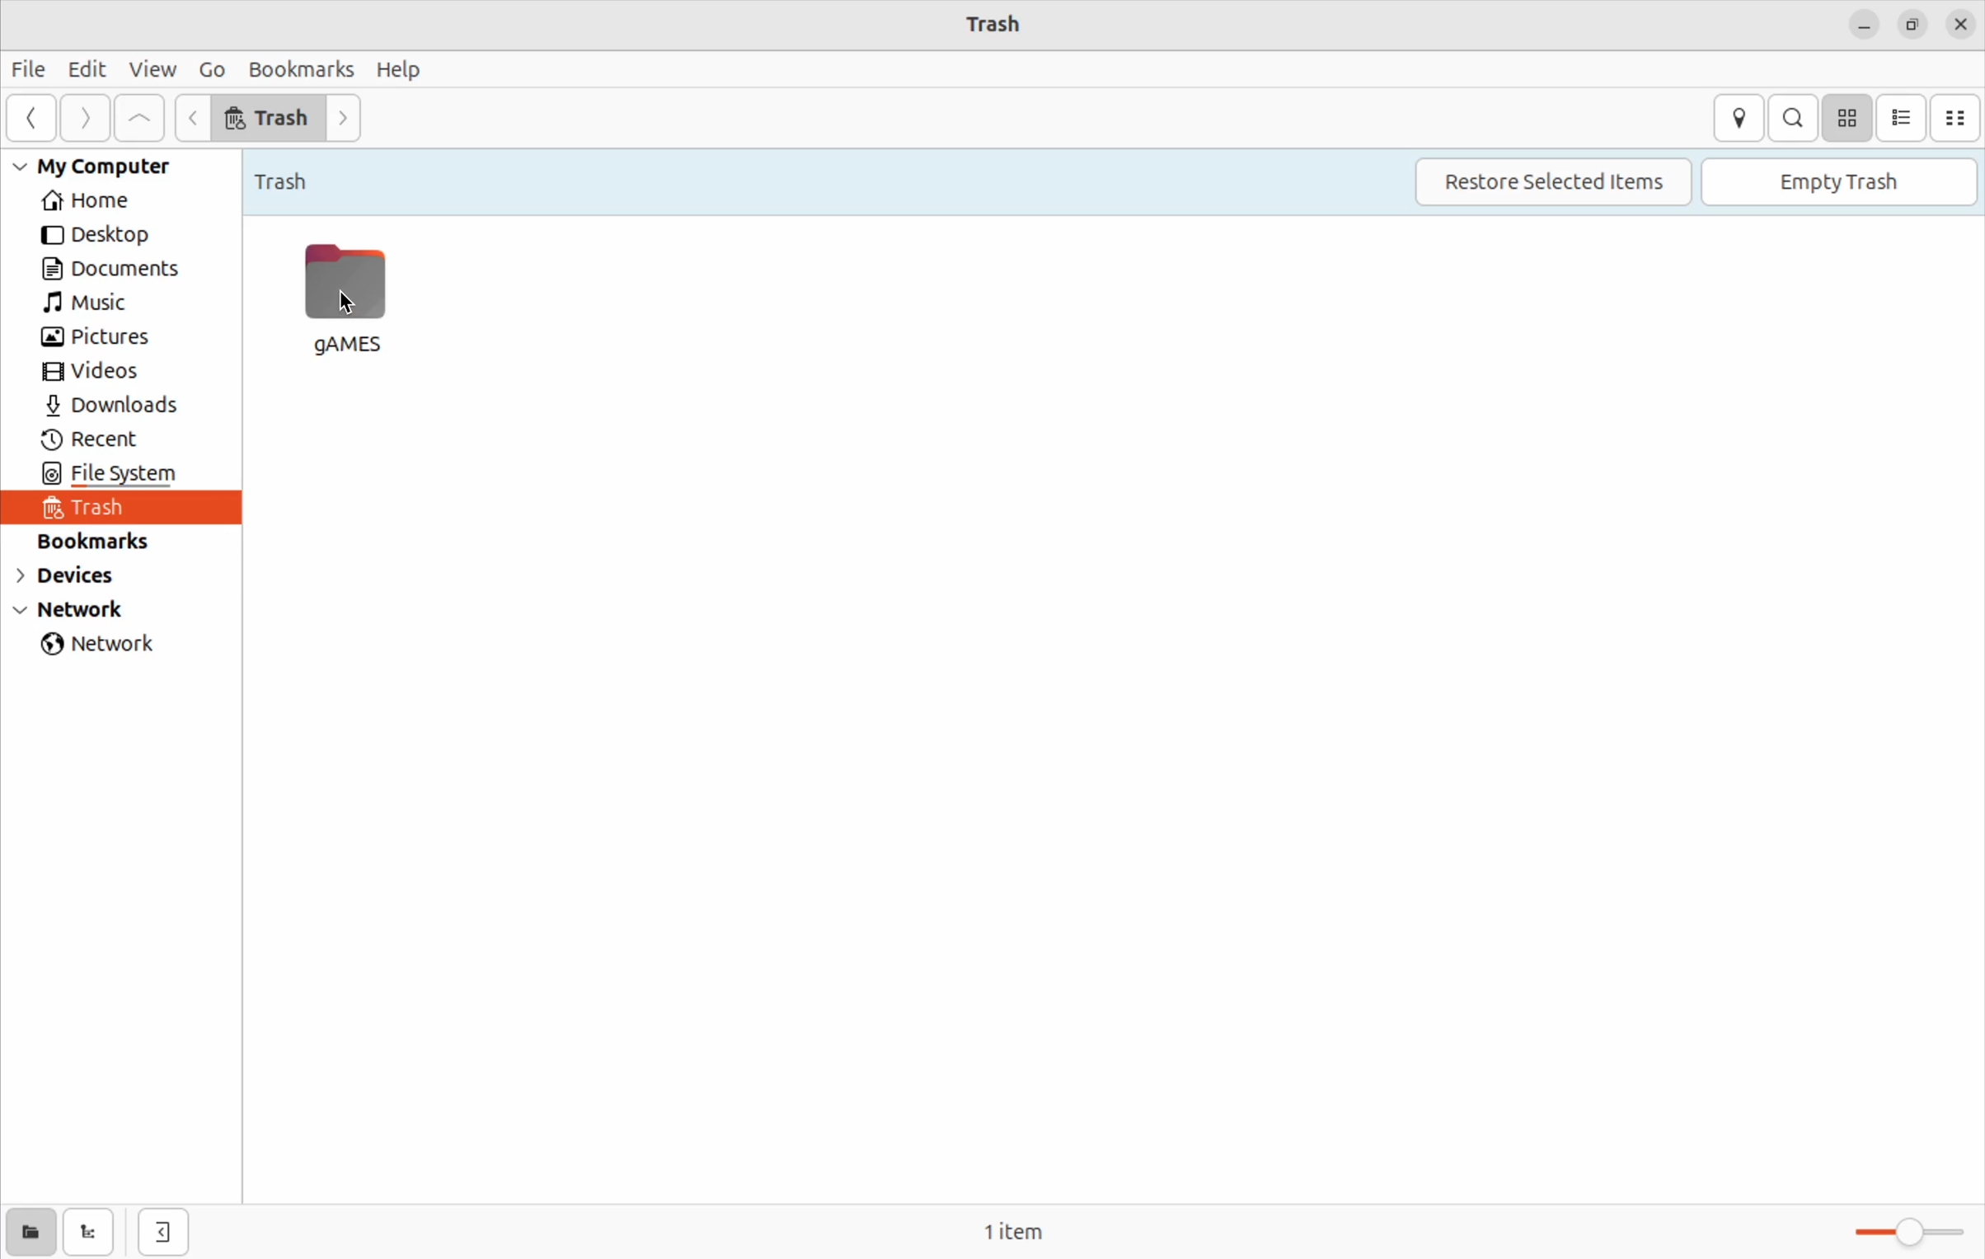  Describe the element at coordinates (1864, 26) in the screenshot. I see `minimize` at that location.